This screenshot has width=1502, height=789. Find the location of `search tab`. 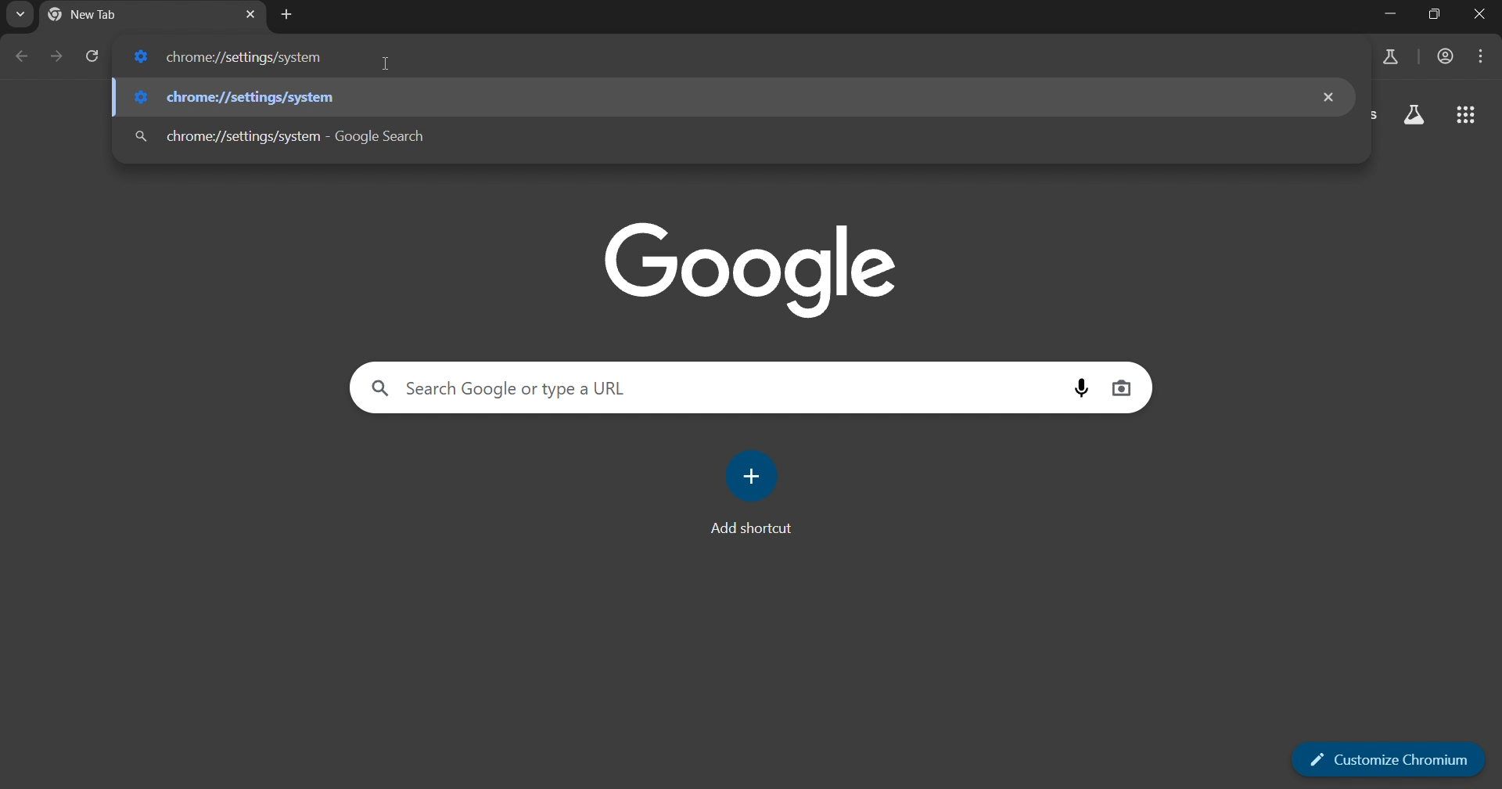

search tab is located at coordinates (16, 17).